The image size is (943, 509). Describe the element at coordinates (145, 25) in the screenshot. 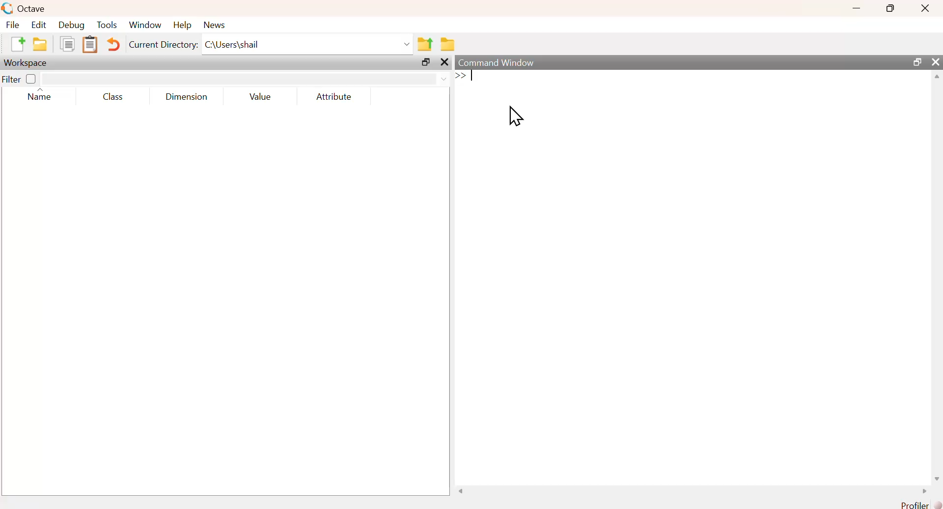

I see `Window` at that location.